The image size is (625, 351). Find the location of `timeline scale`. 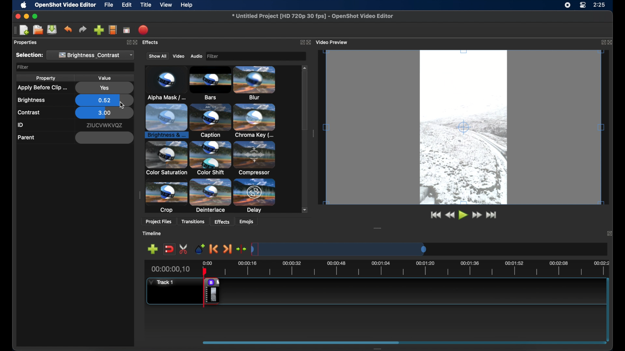

timeline scale is located at coordinates (409, 248).